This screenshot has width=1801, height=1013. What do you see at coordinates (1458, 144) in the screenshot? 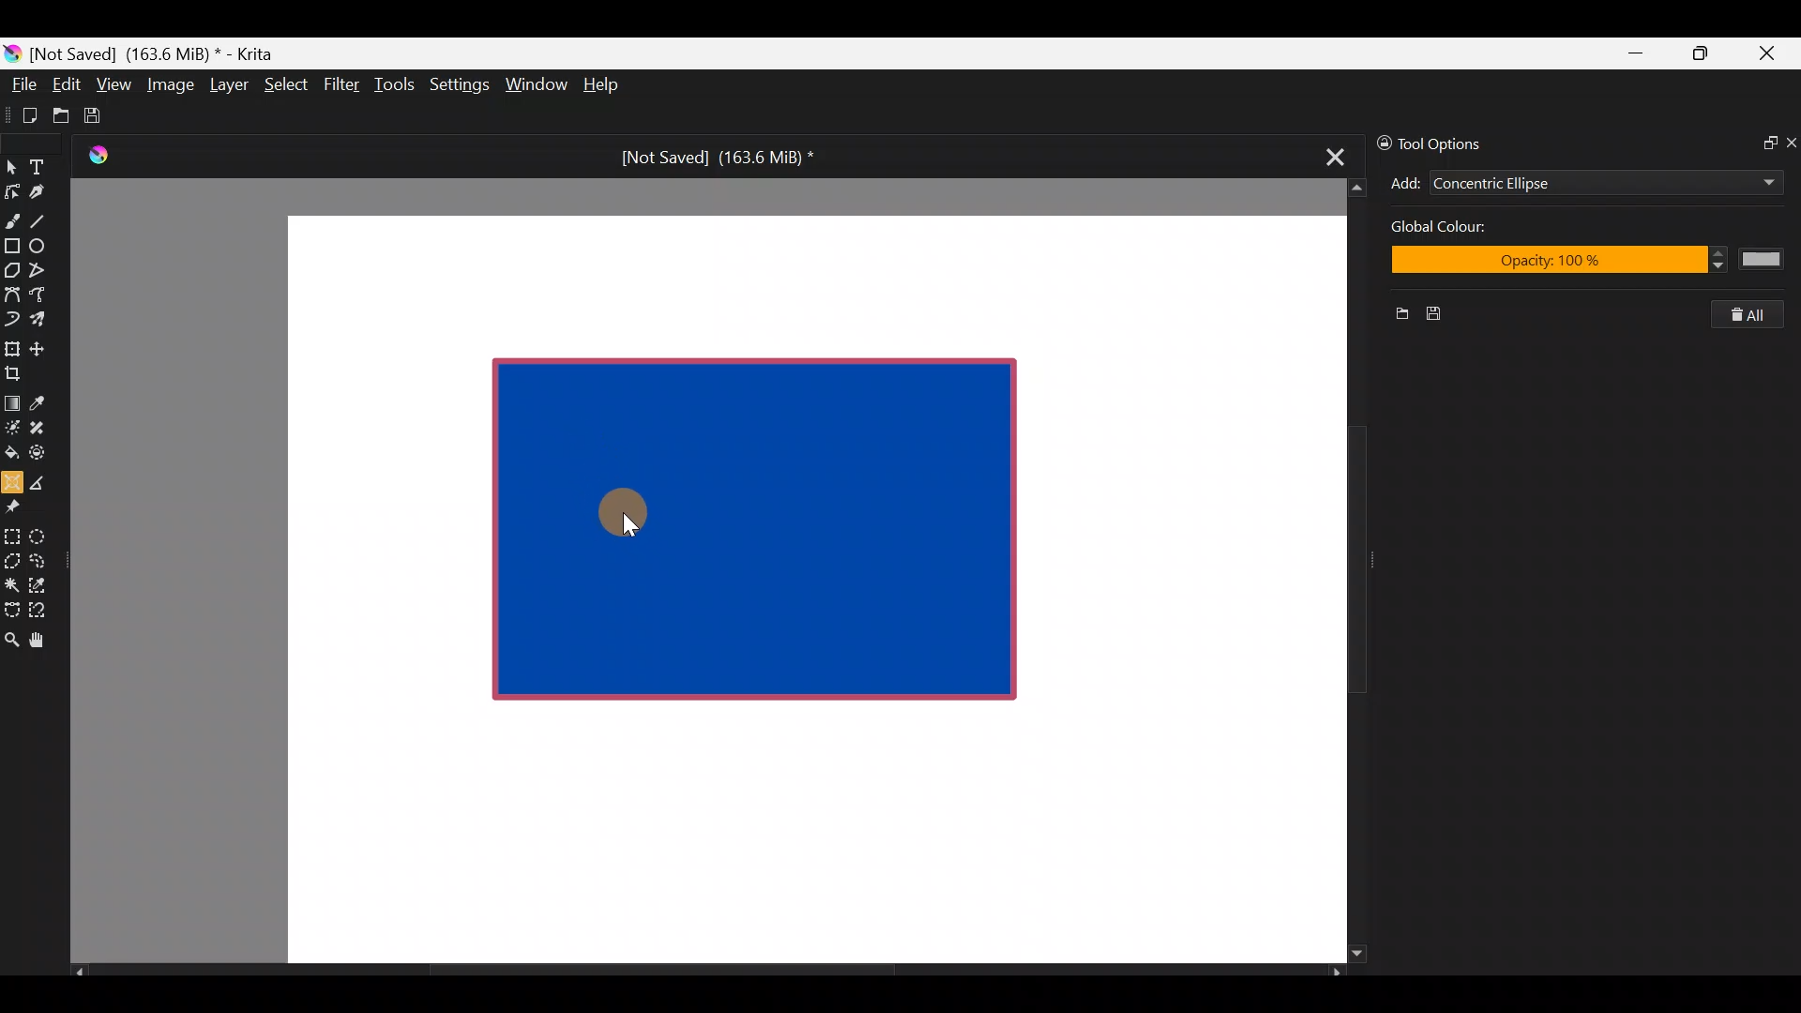
I see `Tool options` at bounding box center [1458, 144].